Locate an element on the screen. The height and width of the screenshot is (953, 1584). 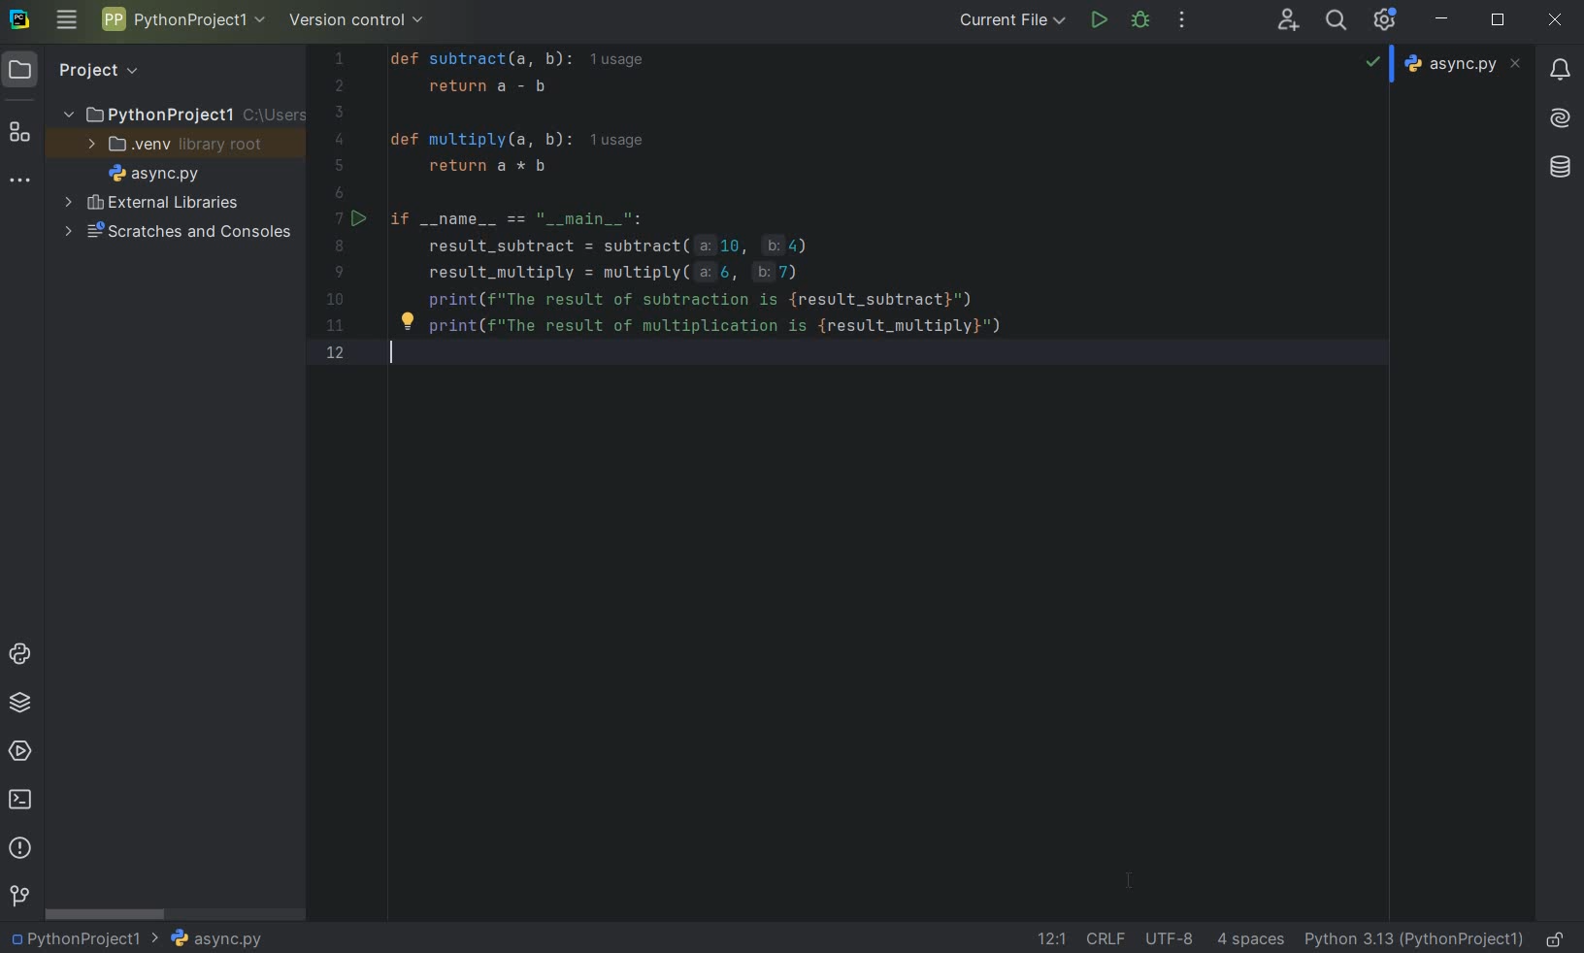
AI asistant is located at coordinates (1558, 113).